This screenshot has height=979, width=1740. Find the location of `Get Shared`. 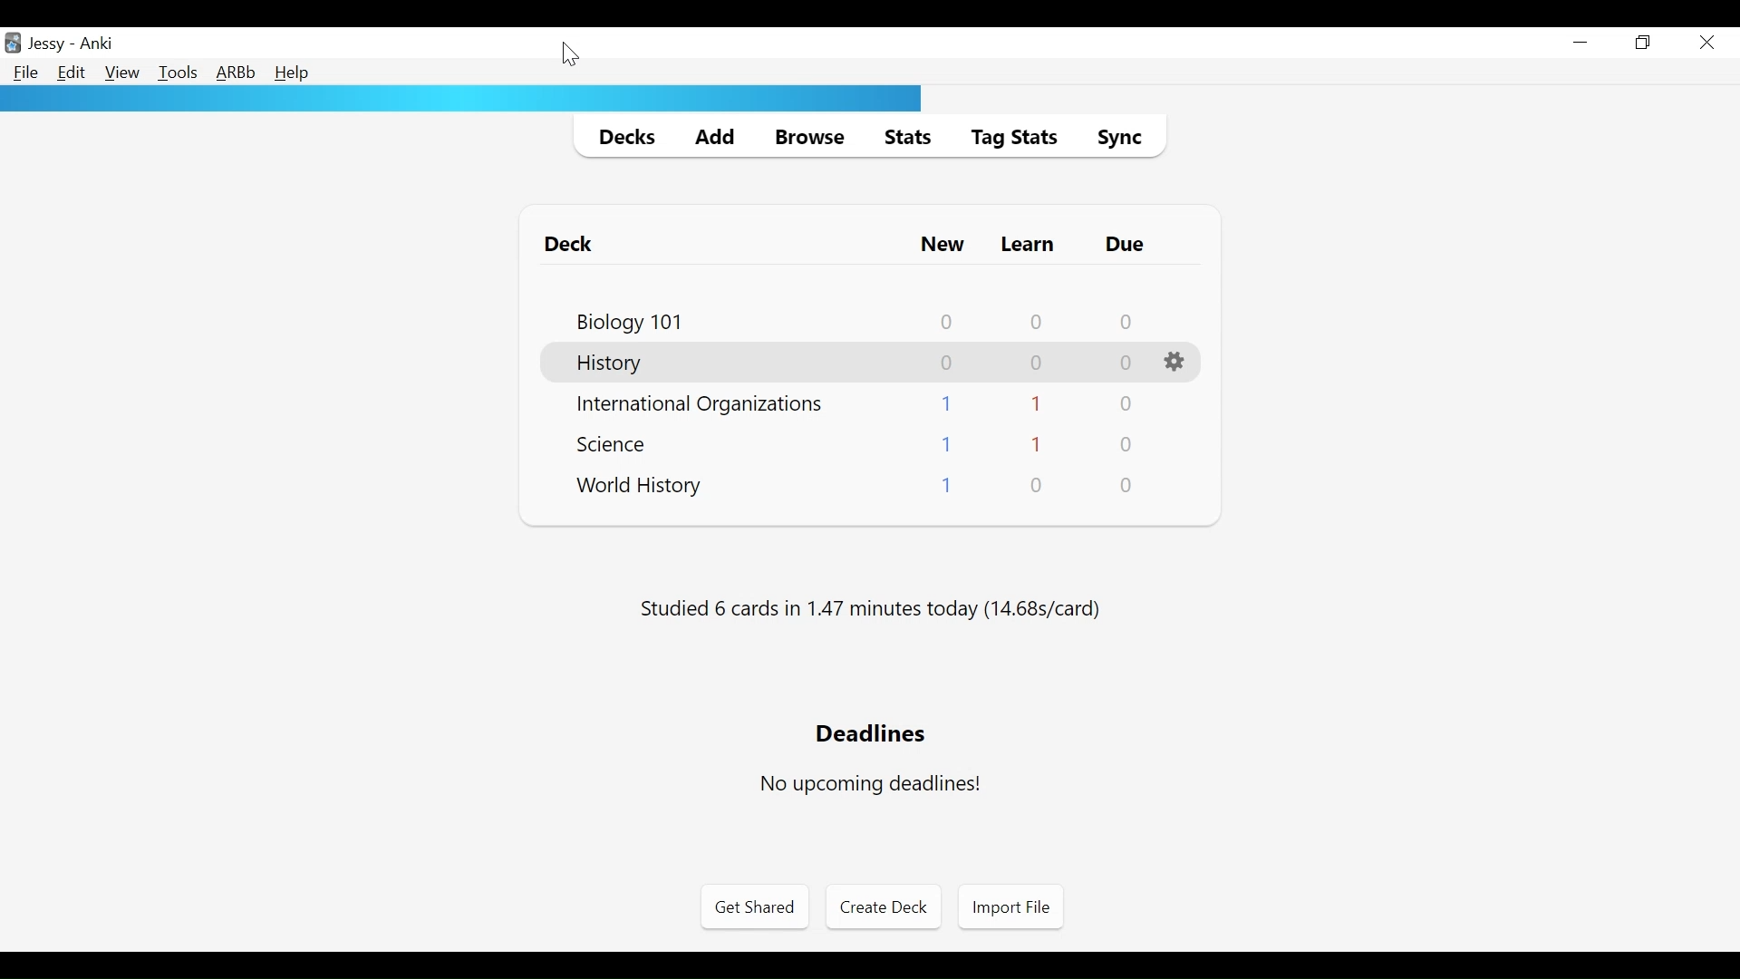

Get Shared is located at coordinates (754, 909).